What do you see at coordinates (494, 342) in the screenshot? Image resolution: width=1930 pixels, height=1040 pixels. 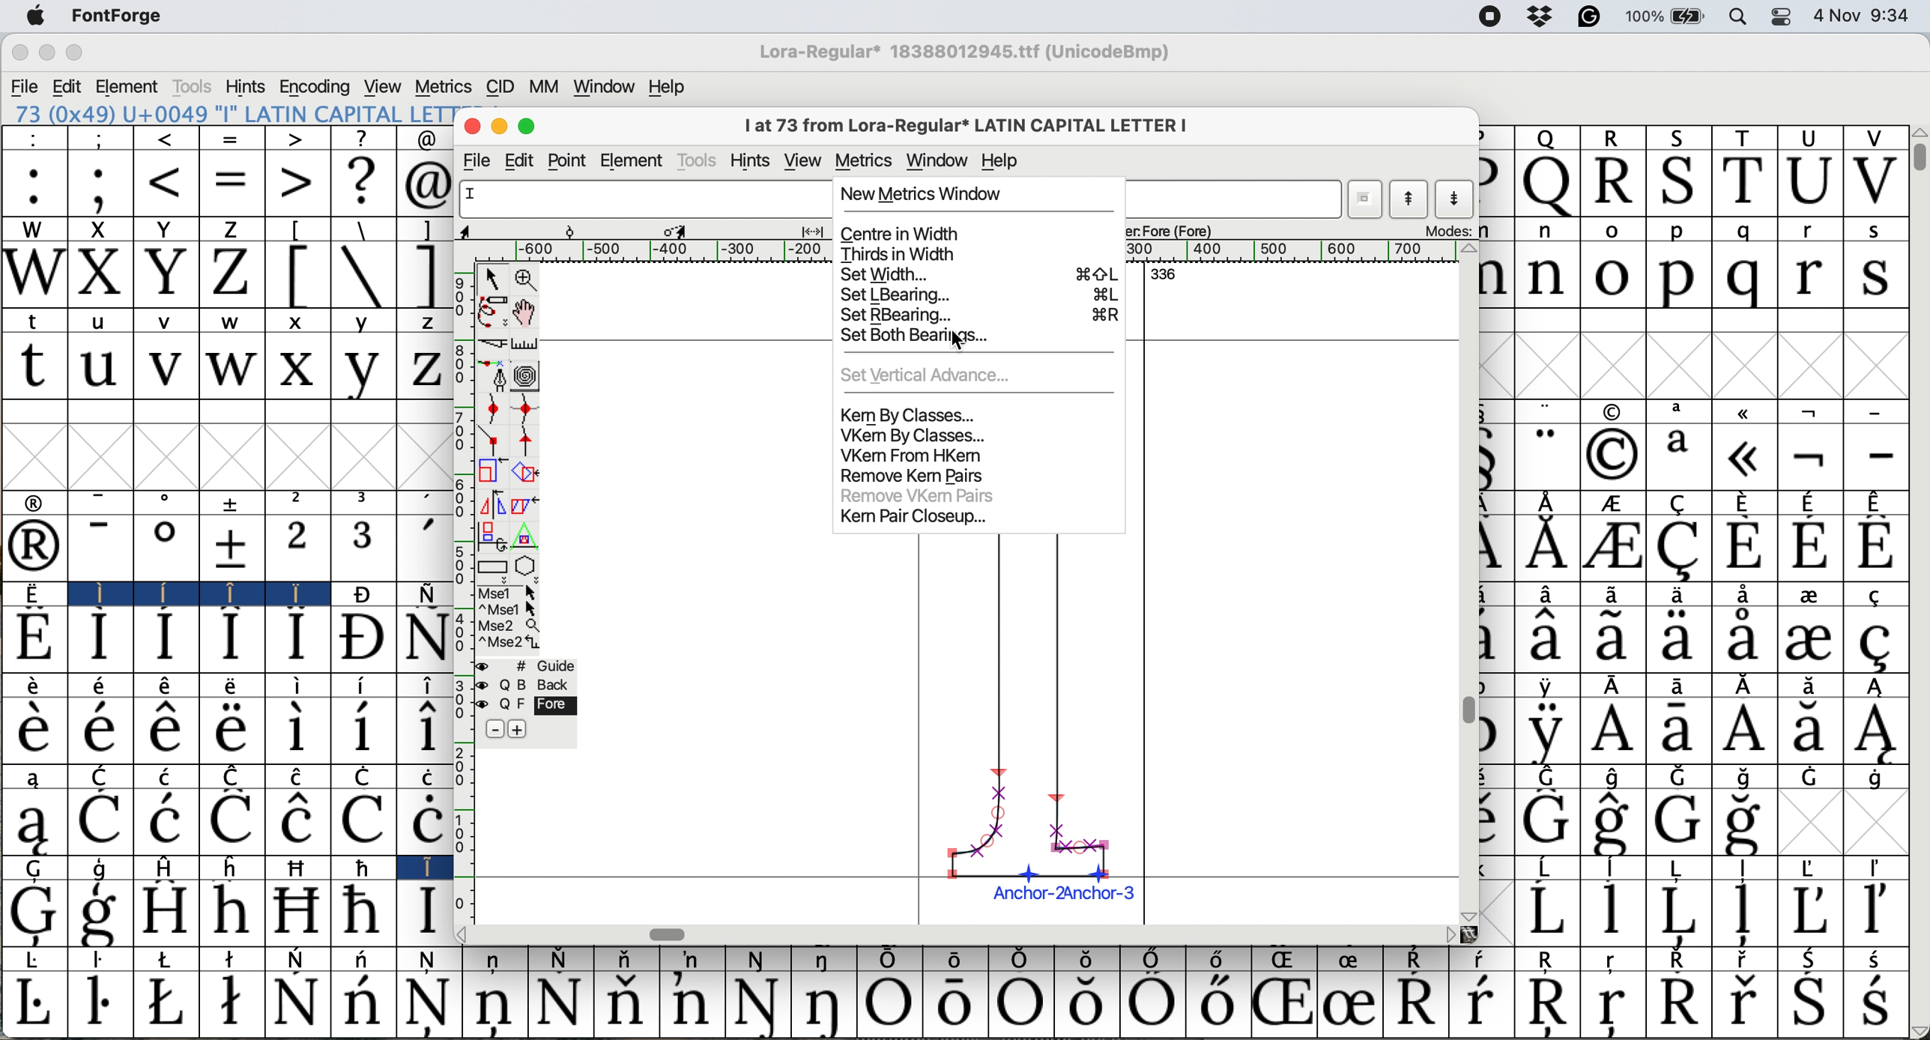 I see `cut splines in two` at bounding box center [494, 342].